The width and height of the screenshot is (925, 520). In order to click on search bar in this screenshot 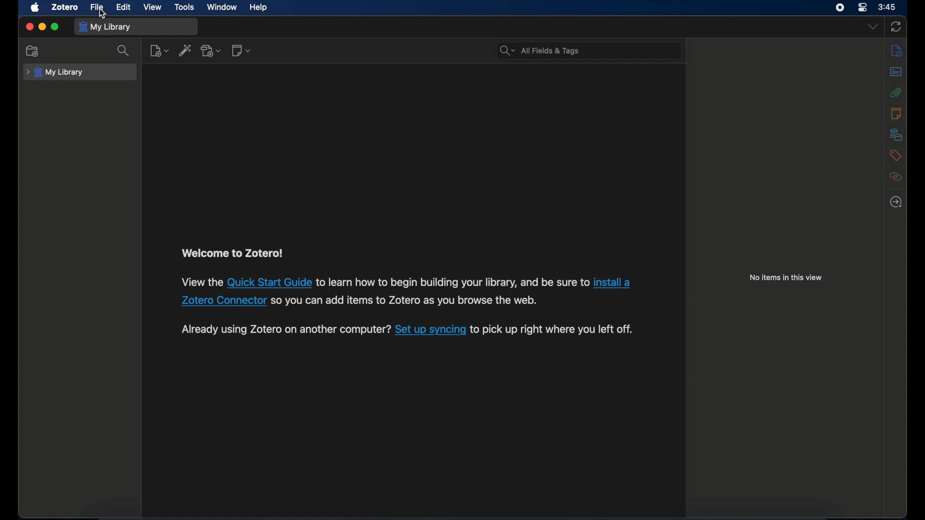, I will do `click(539, 50)`.